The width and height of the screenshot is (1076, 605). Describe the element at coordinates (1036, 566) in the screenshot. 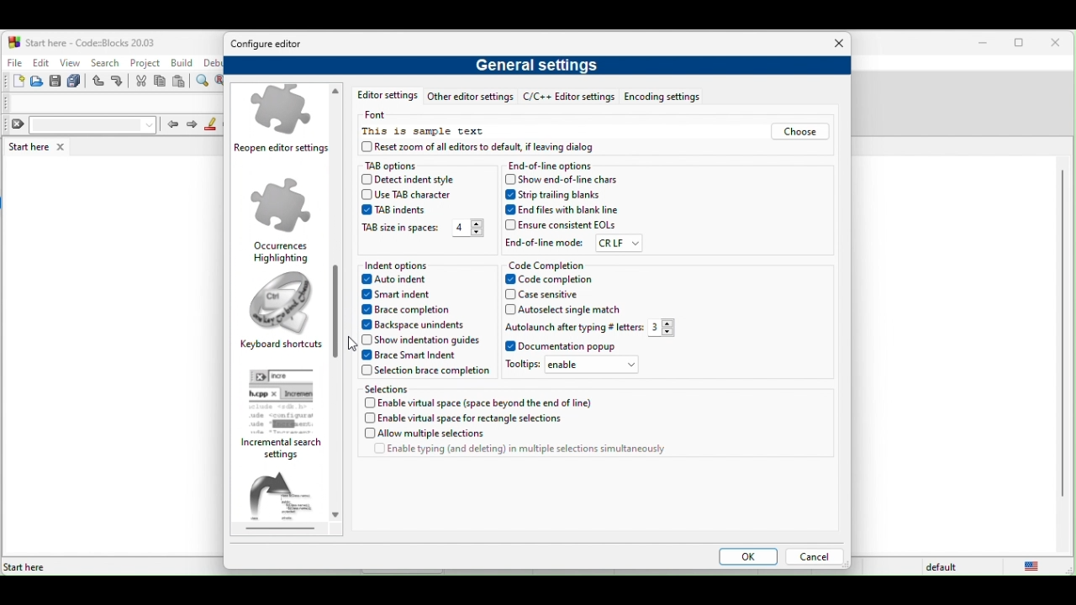

I see `united state` at that location.